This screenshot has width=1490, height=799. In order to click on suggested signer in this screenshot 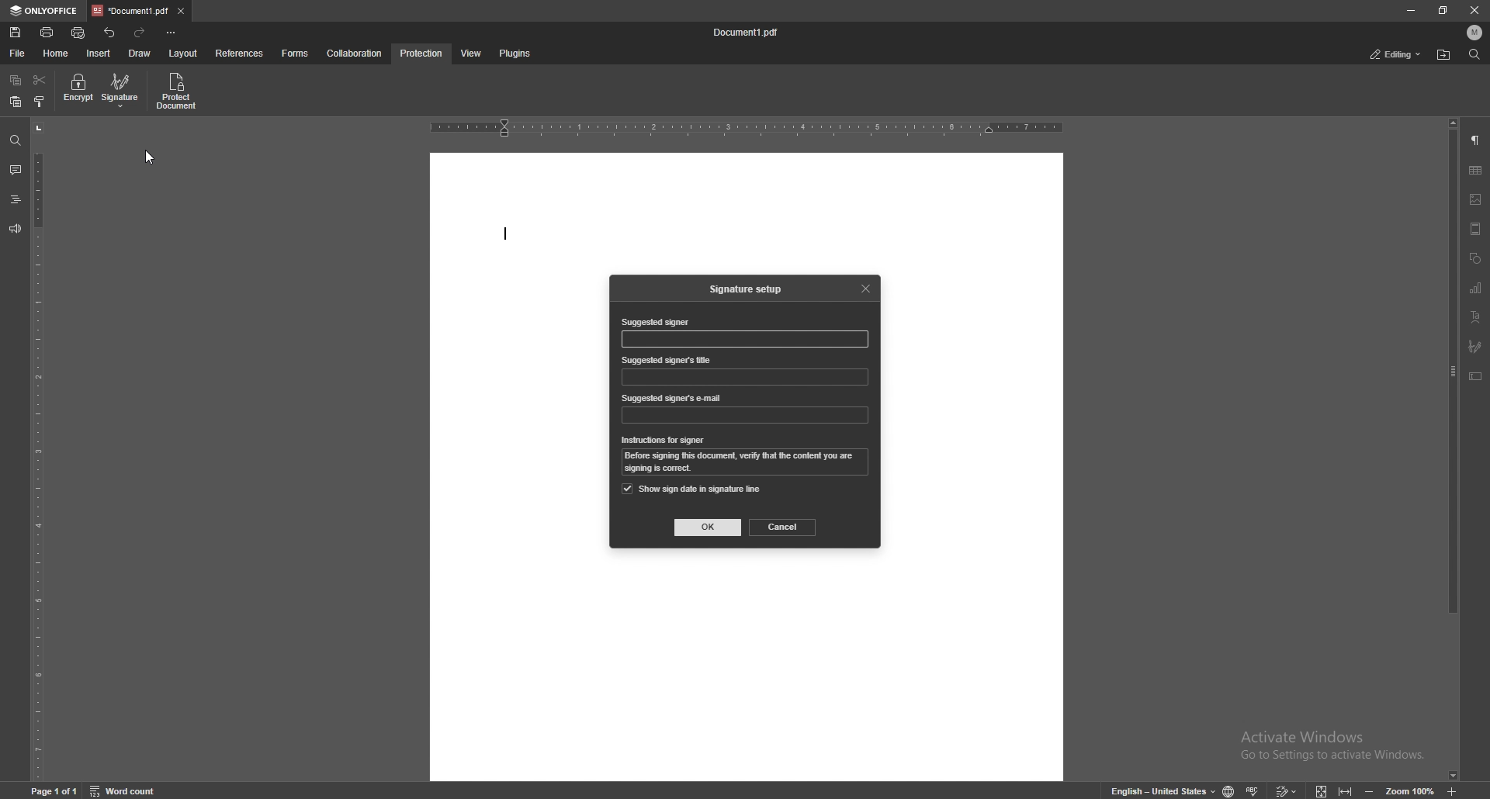, I will do `click(654, 323)`.